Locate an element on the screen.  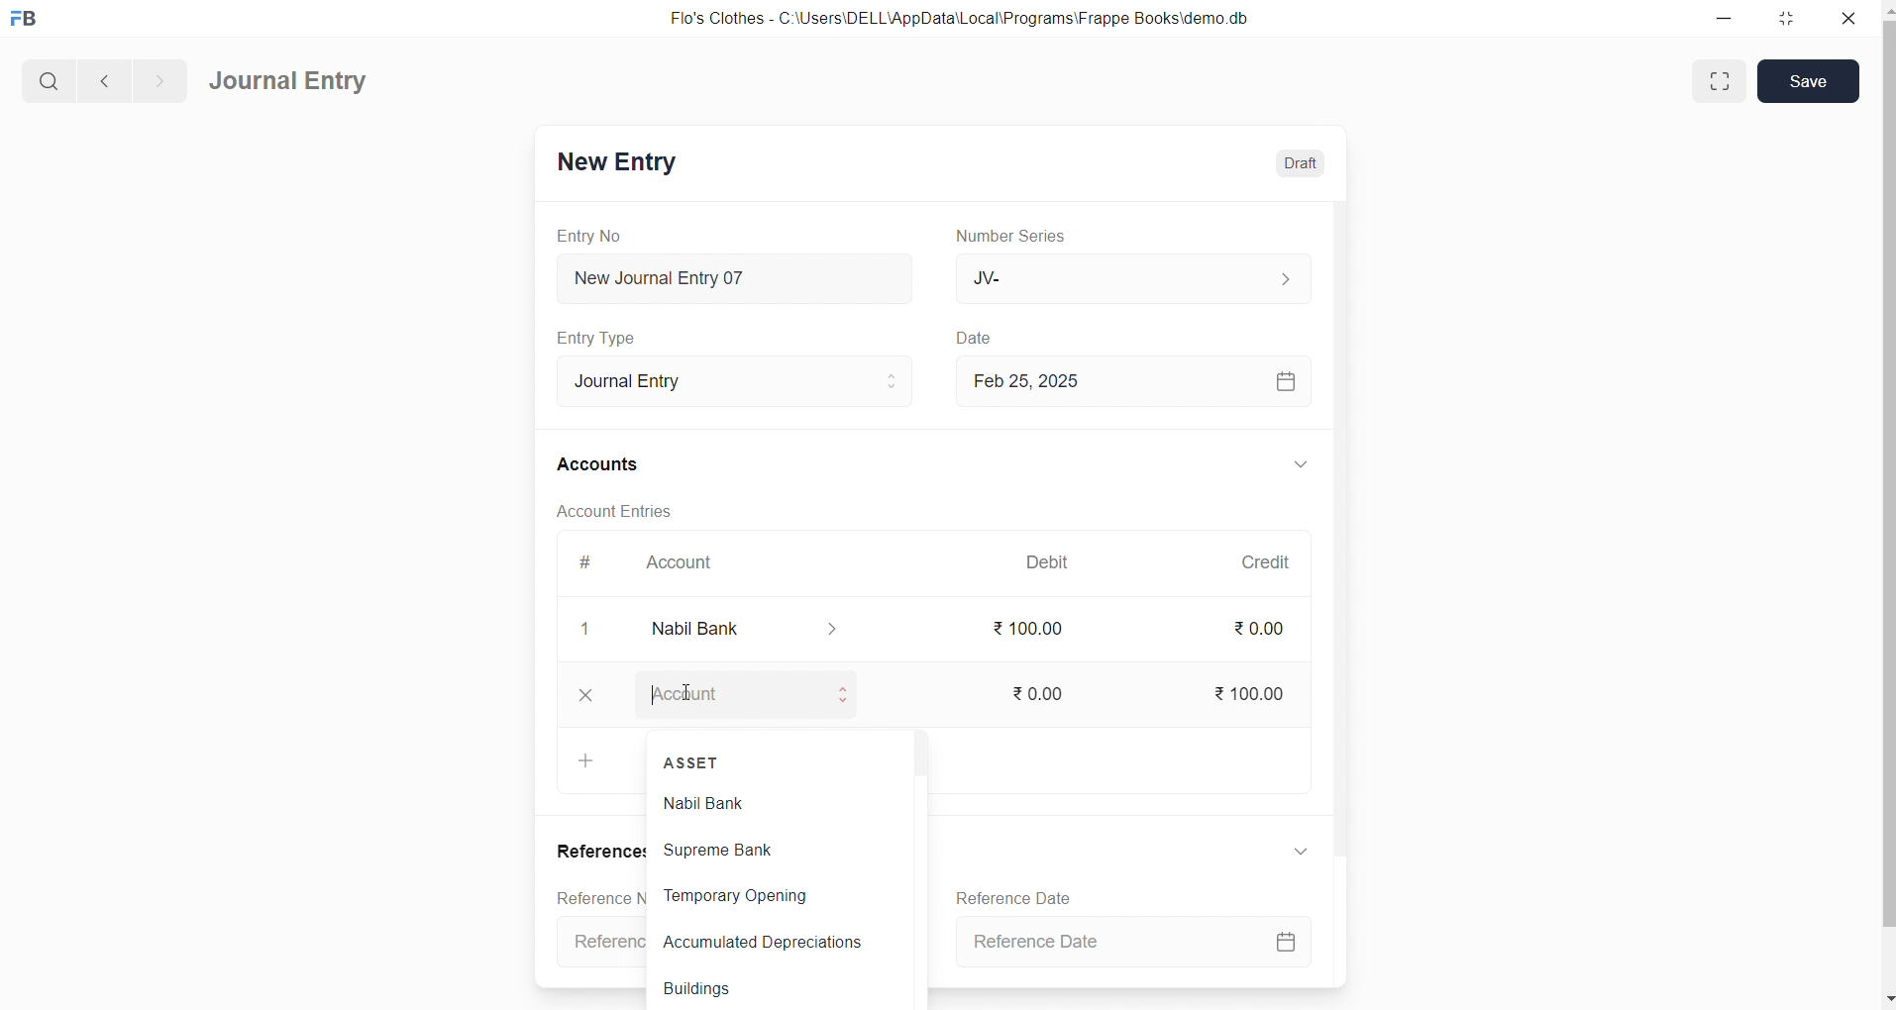
expand/collapse is located at coordinates (1305, 855).